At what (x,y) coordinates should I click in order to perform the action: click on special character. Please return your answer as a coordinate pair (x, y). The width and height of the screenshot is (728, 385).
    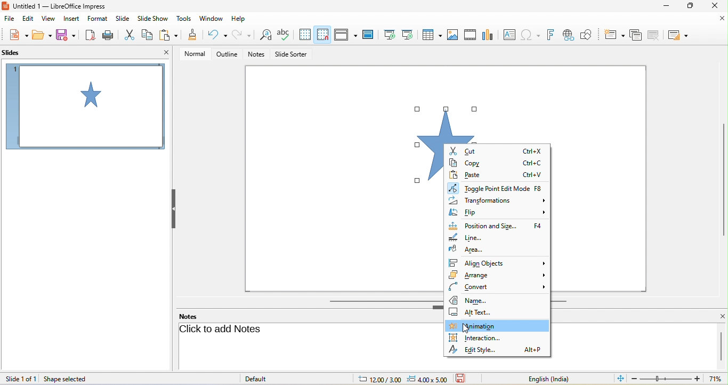
    Looking at the image, I should click on (530, 35).